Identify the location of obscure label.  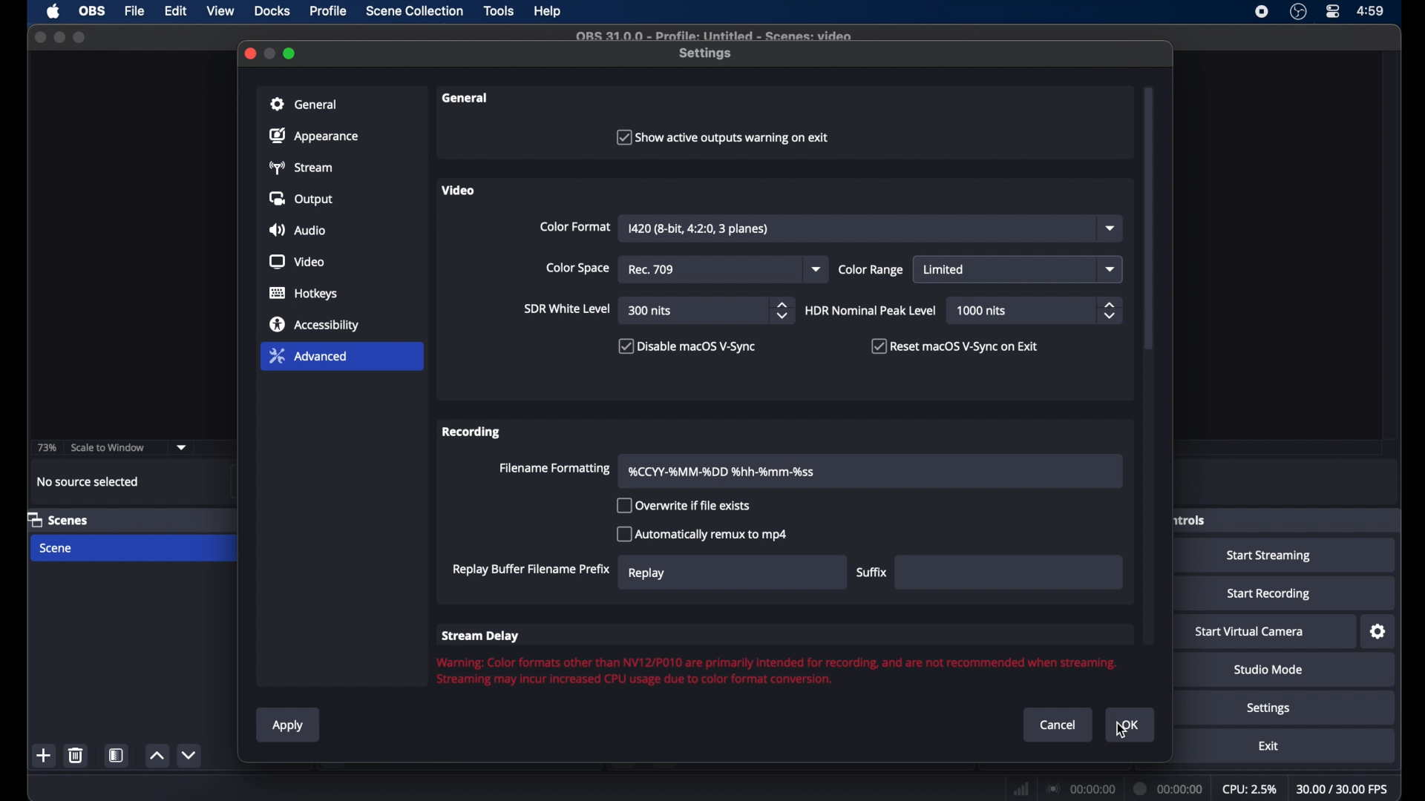
(1190, 520).